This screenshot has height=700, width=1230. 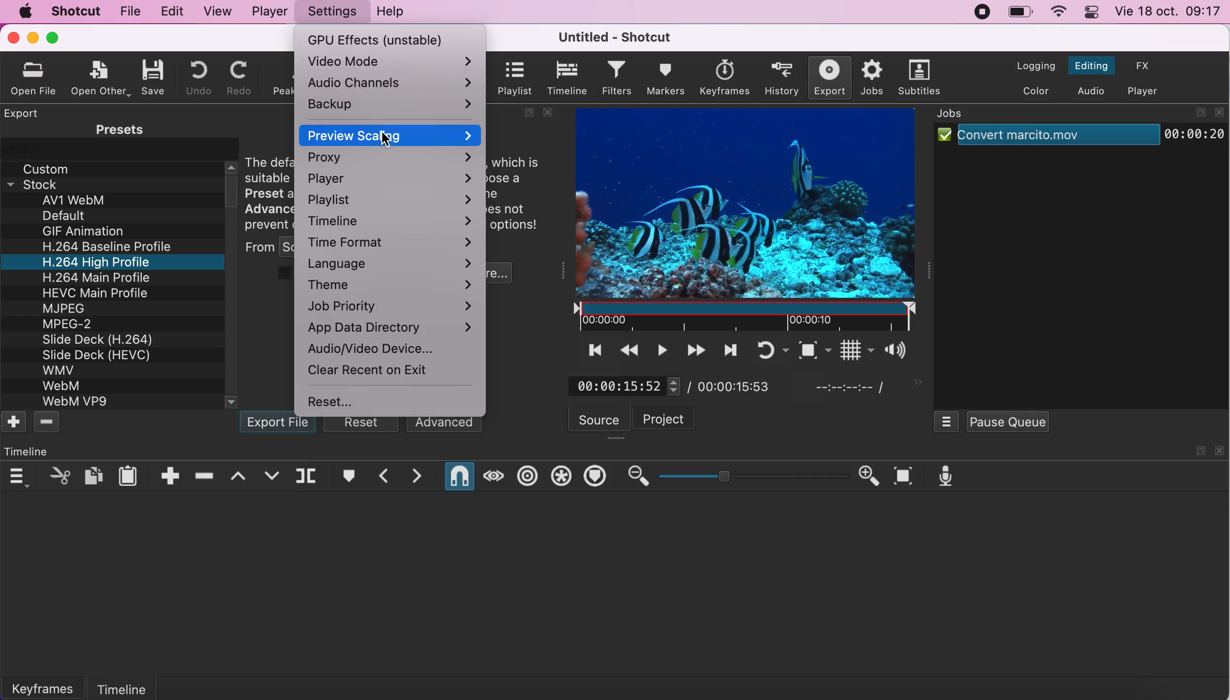 I want to click on previous marker, so click(x=381, y=477).